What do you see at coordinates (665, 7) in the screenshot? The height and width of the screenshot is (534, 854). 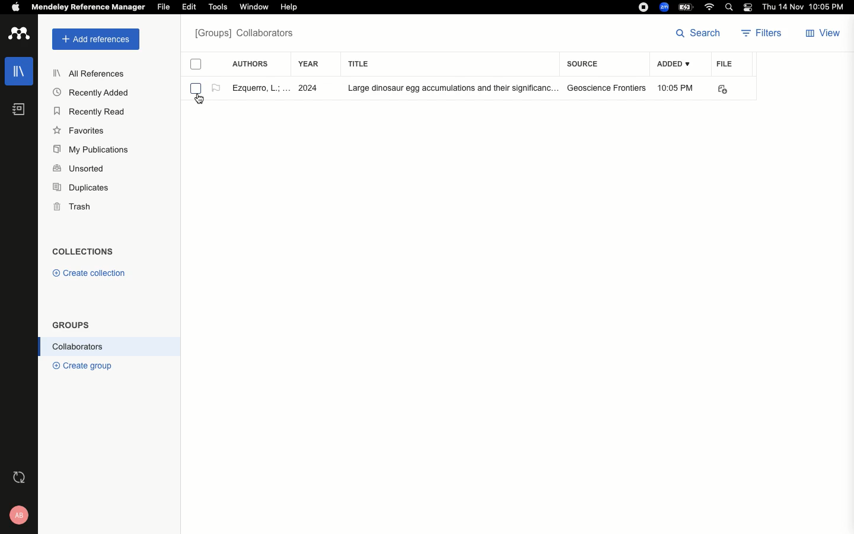 I see `Zoom` at bounding box center [665, 7].